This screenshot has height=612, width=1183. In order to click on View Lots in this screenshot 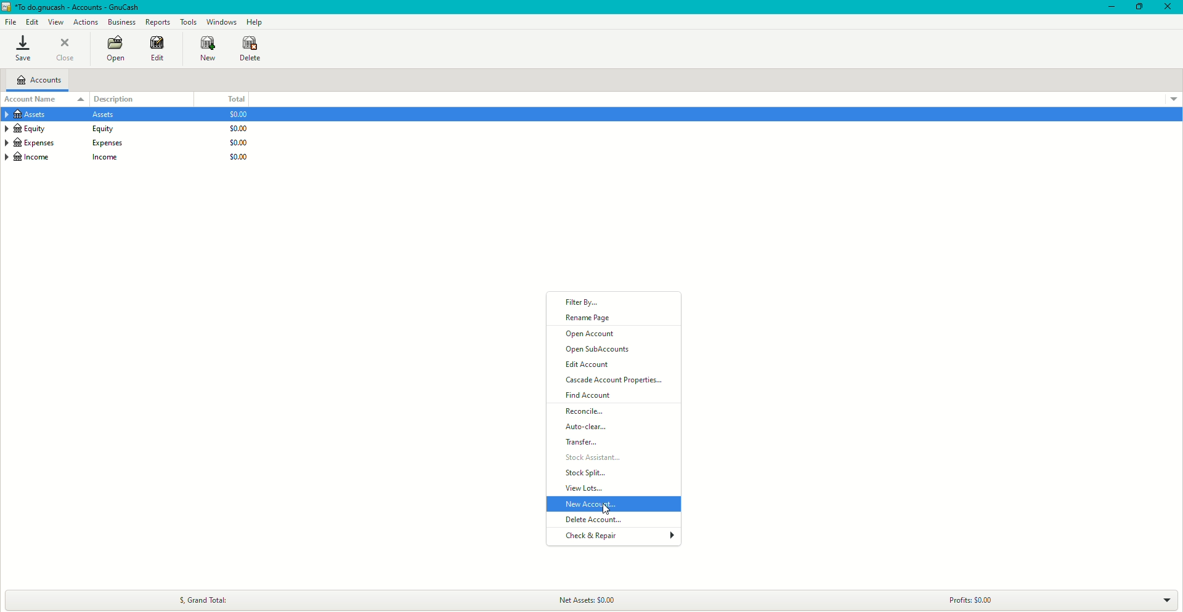, I will do `click(587, 489)`.